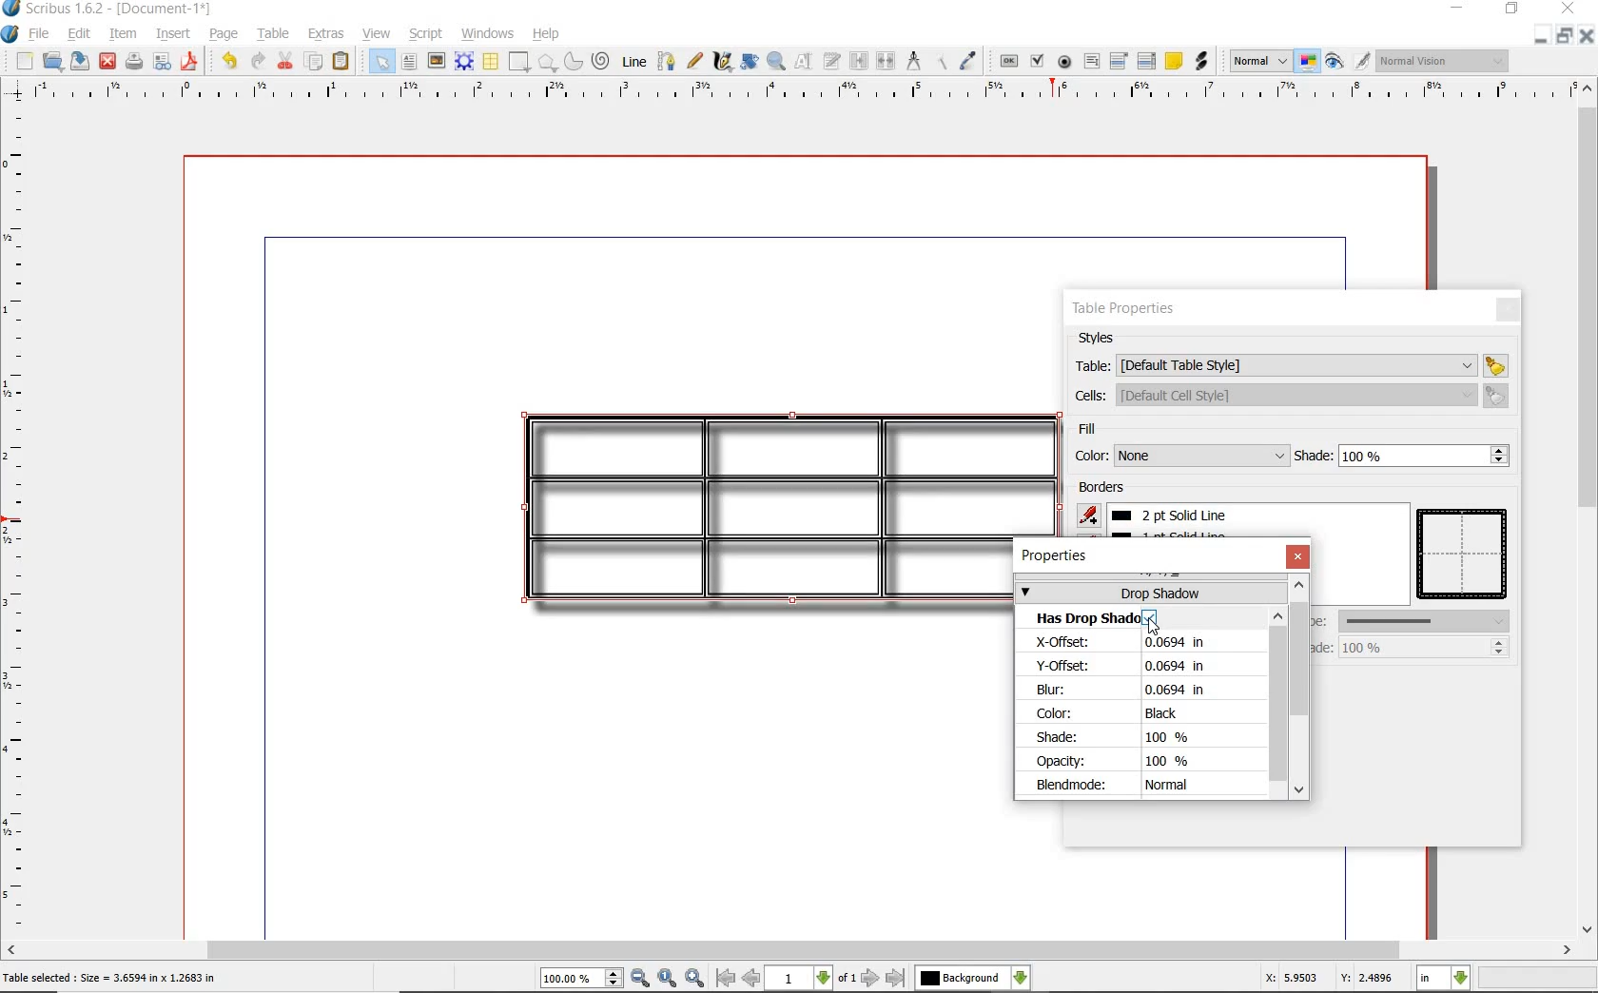 This screenshot has height=993, width=1598. Describe the element at coordinates (177, 32) in the screenshot. I see `insert` at that location.